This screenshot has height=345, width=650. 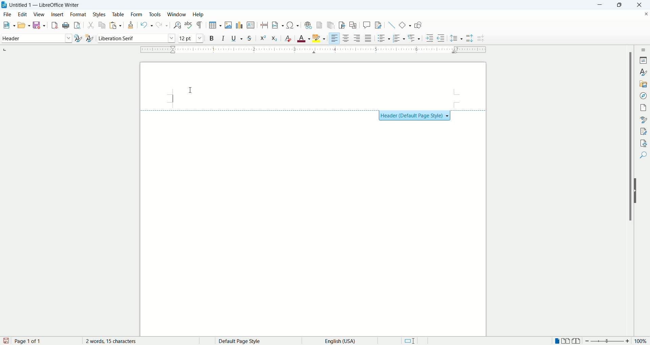 What do you see at coordinates (57, 14) in the screenshot?
I see `insert` at bounding box center [57, 14].